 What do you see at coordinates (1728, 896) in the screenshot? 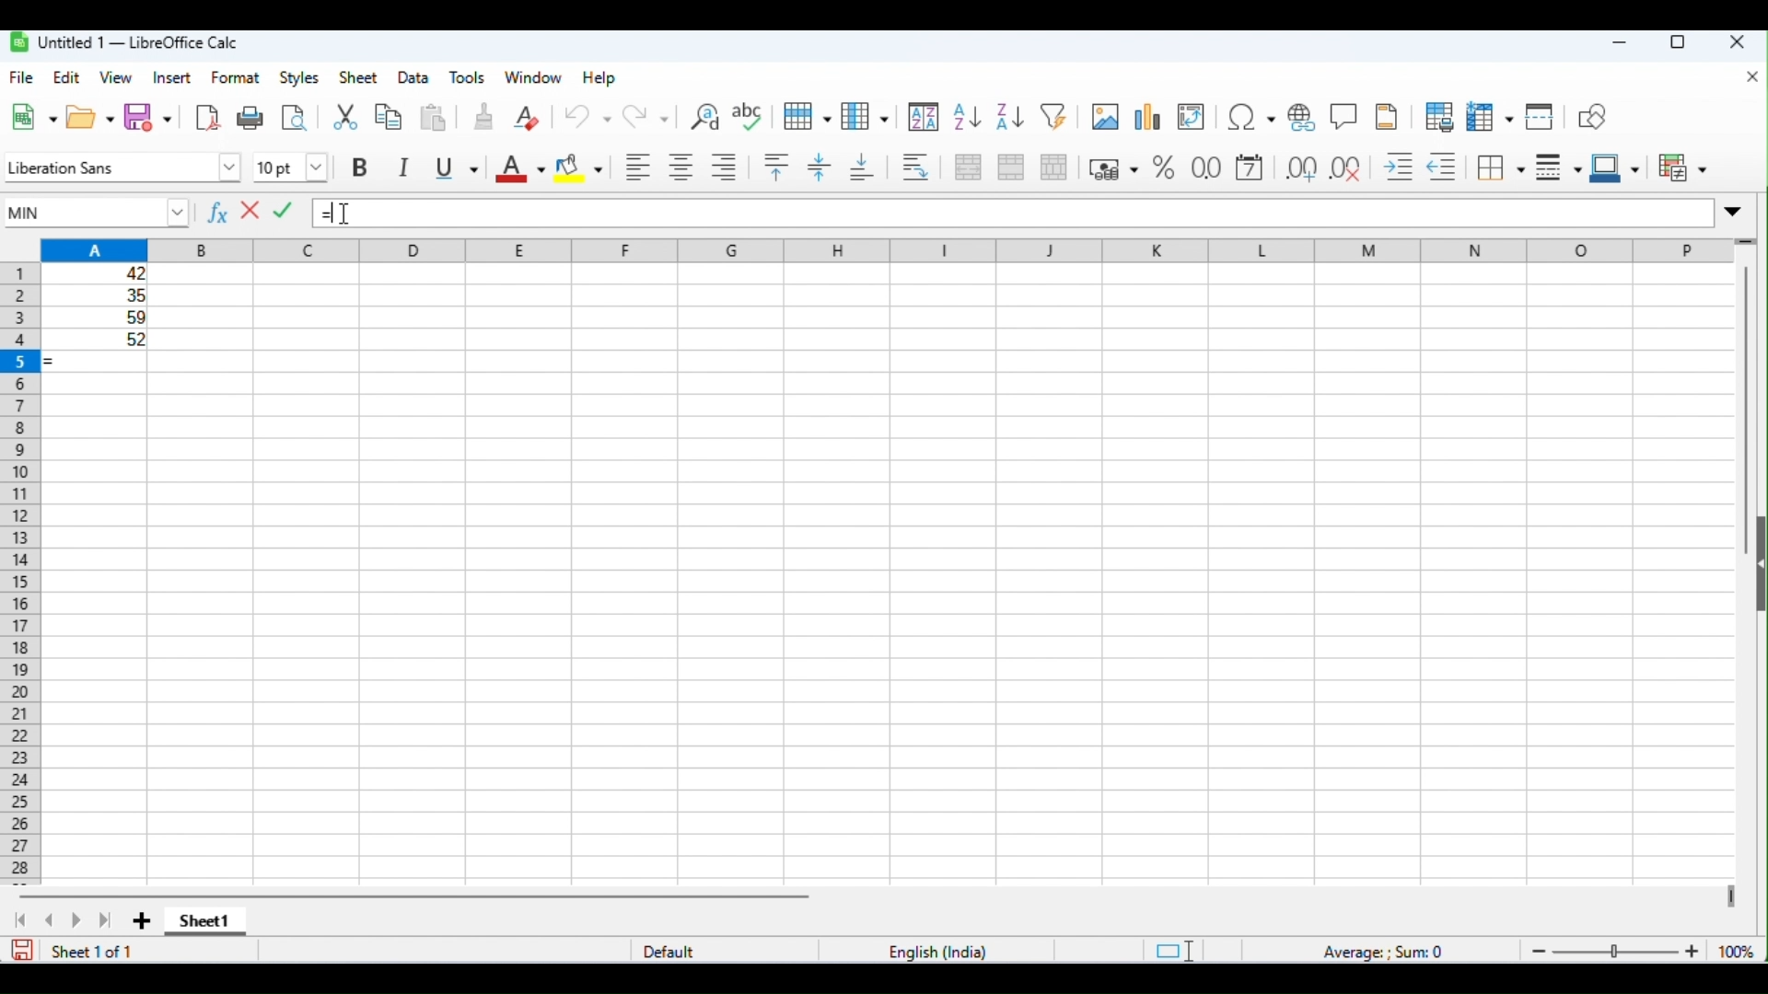
I see `drag to view next columns` at bounding box center [1728, 896].